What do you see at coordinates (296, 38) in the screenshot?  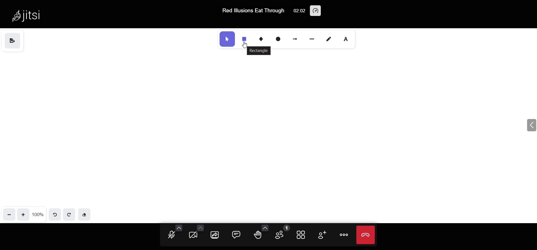 I see `arrow` at bounding box center [296, 38].